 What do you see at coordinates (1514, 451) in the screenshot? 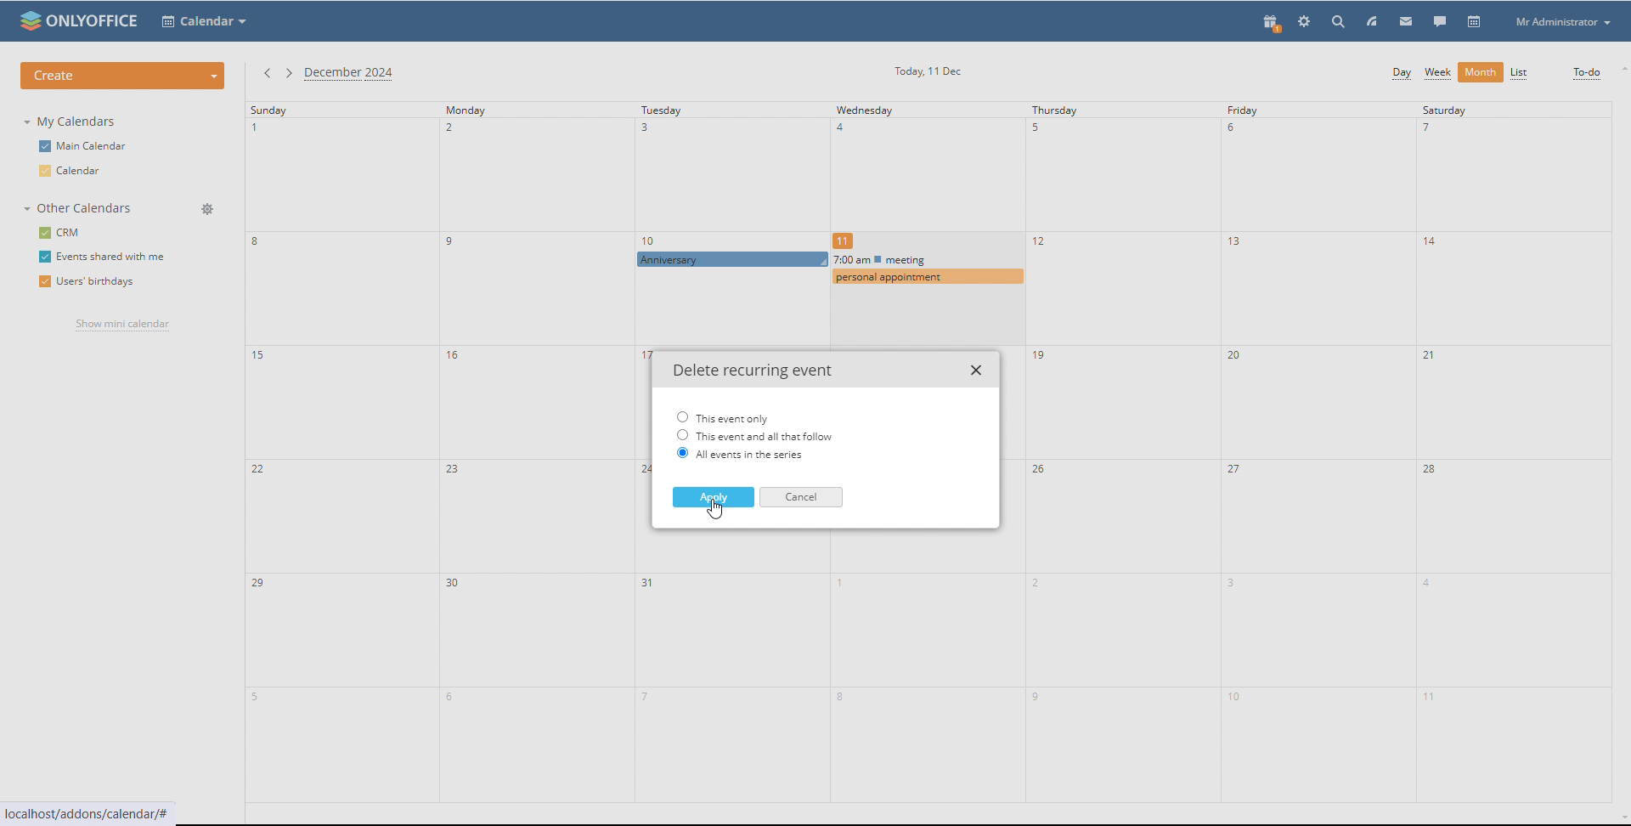
I see `saturday` at bounding box center [1514, 451].